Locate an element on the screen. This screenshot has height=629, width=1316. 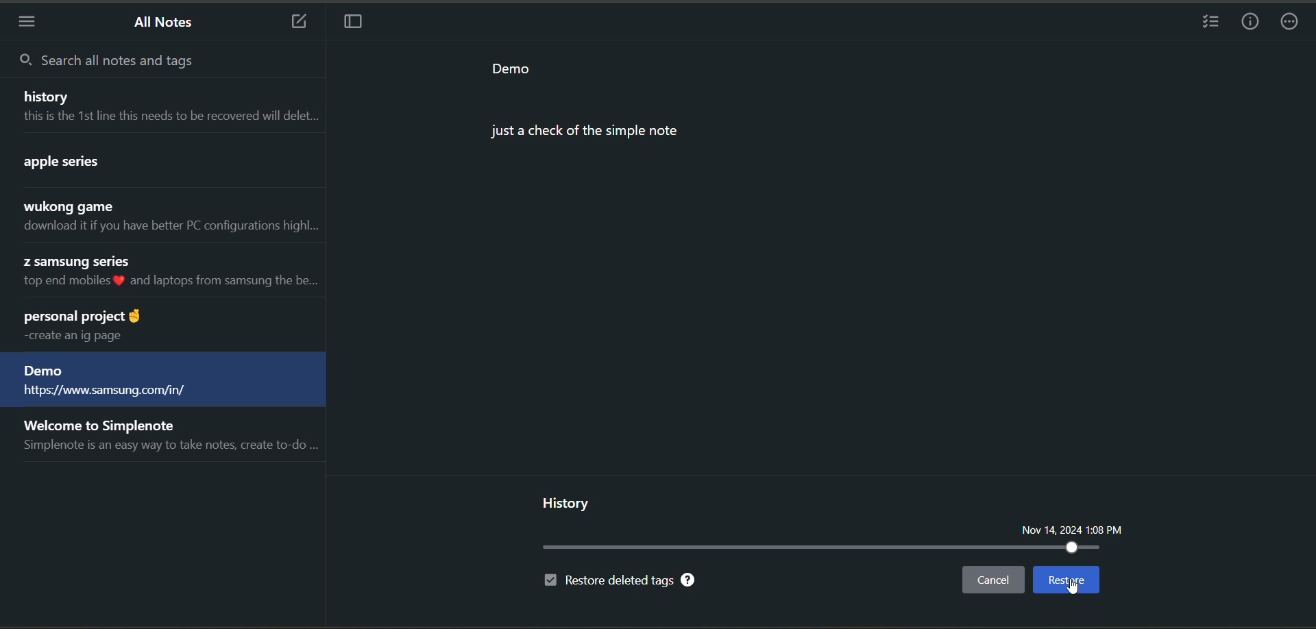
toggle focus mode is located at coordinates (352, 23).